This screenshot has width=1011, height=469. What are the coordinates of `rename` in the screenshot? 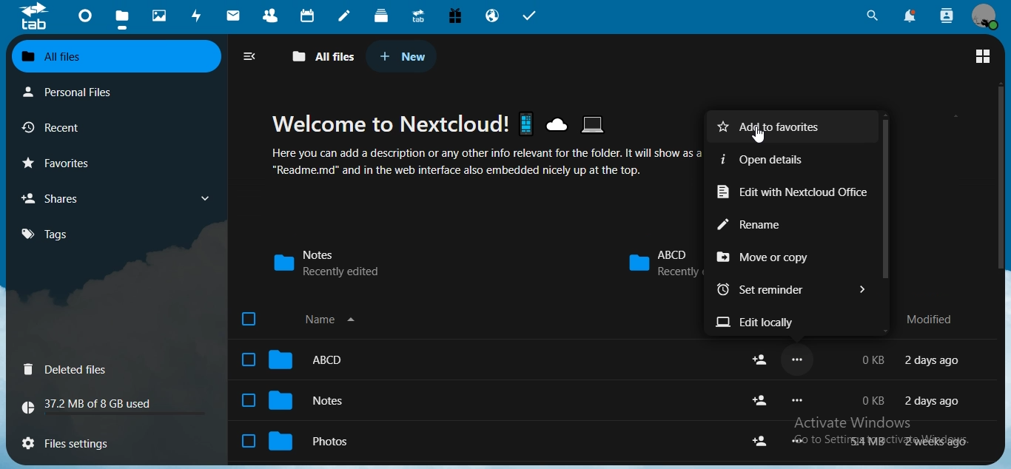 It's located at (770, 224).